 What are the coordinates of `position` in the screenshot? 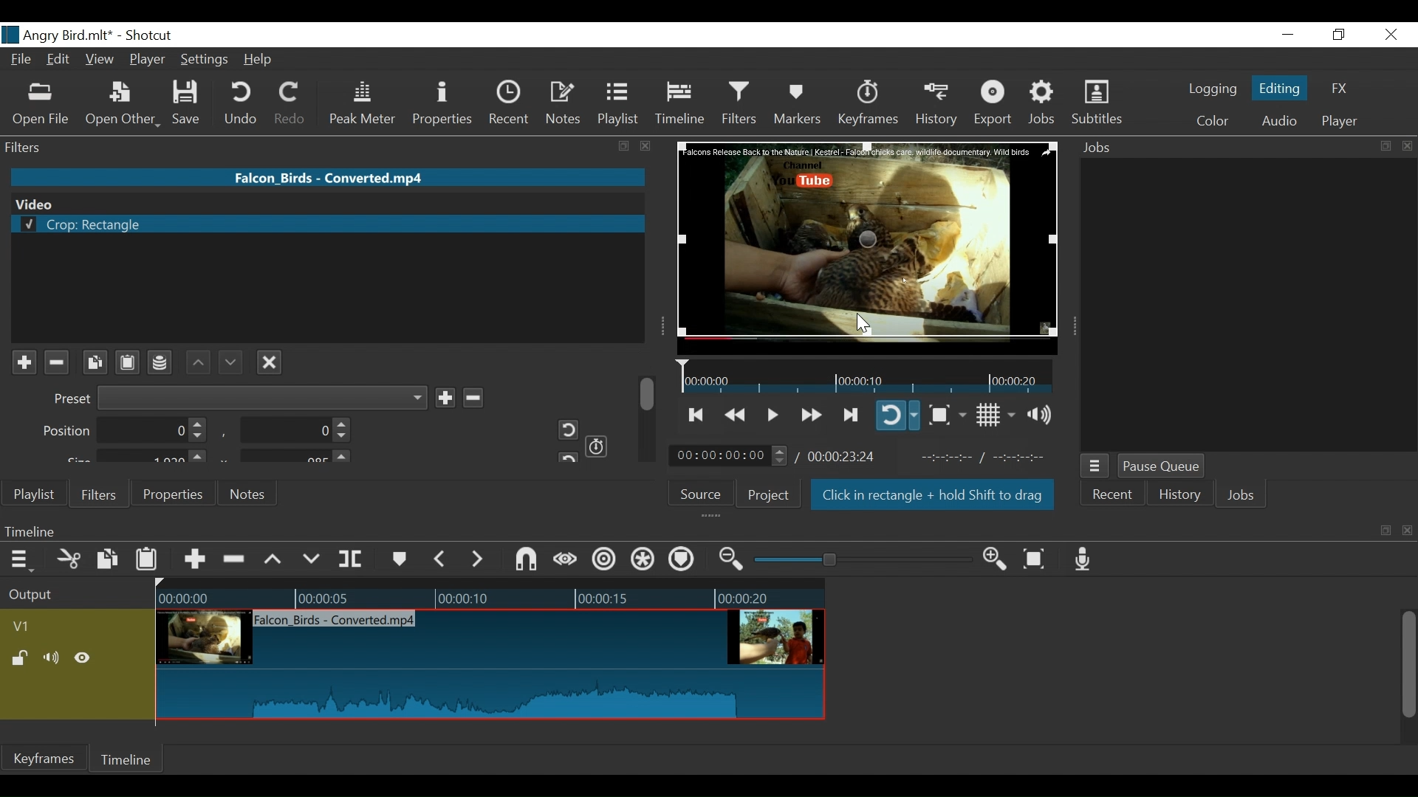 It's located at (126, 431).